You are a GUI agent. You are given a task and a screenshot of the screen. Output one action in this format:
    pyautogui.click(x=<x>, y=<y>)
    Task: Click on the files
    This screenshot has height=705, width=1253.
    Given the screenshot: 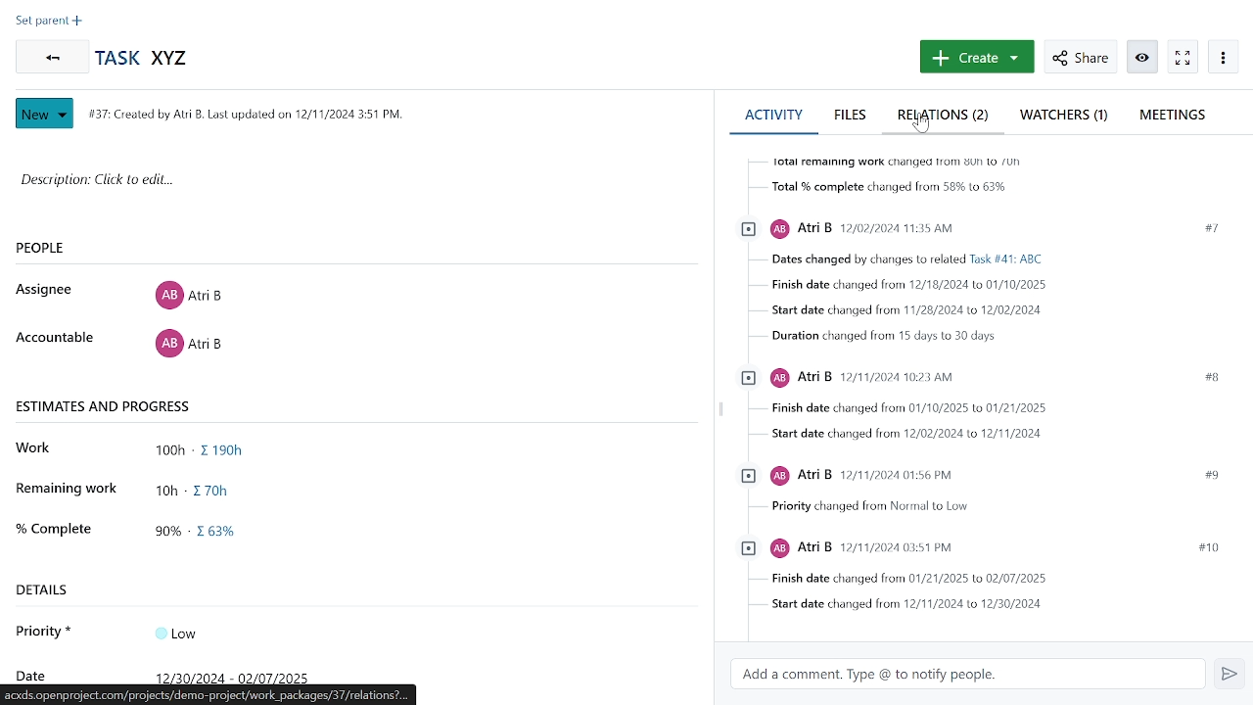 What is the action you would take?
    pyautogui.click(x=853, y=115)
    